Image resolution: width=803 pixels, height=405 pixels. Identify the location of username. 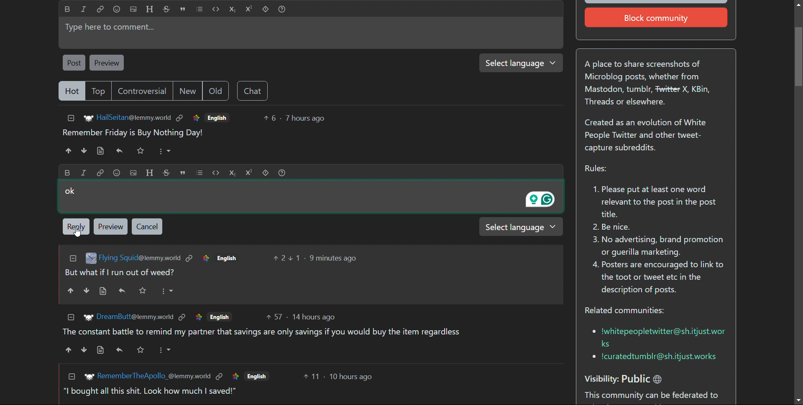
(134, 117).